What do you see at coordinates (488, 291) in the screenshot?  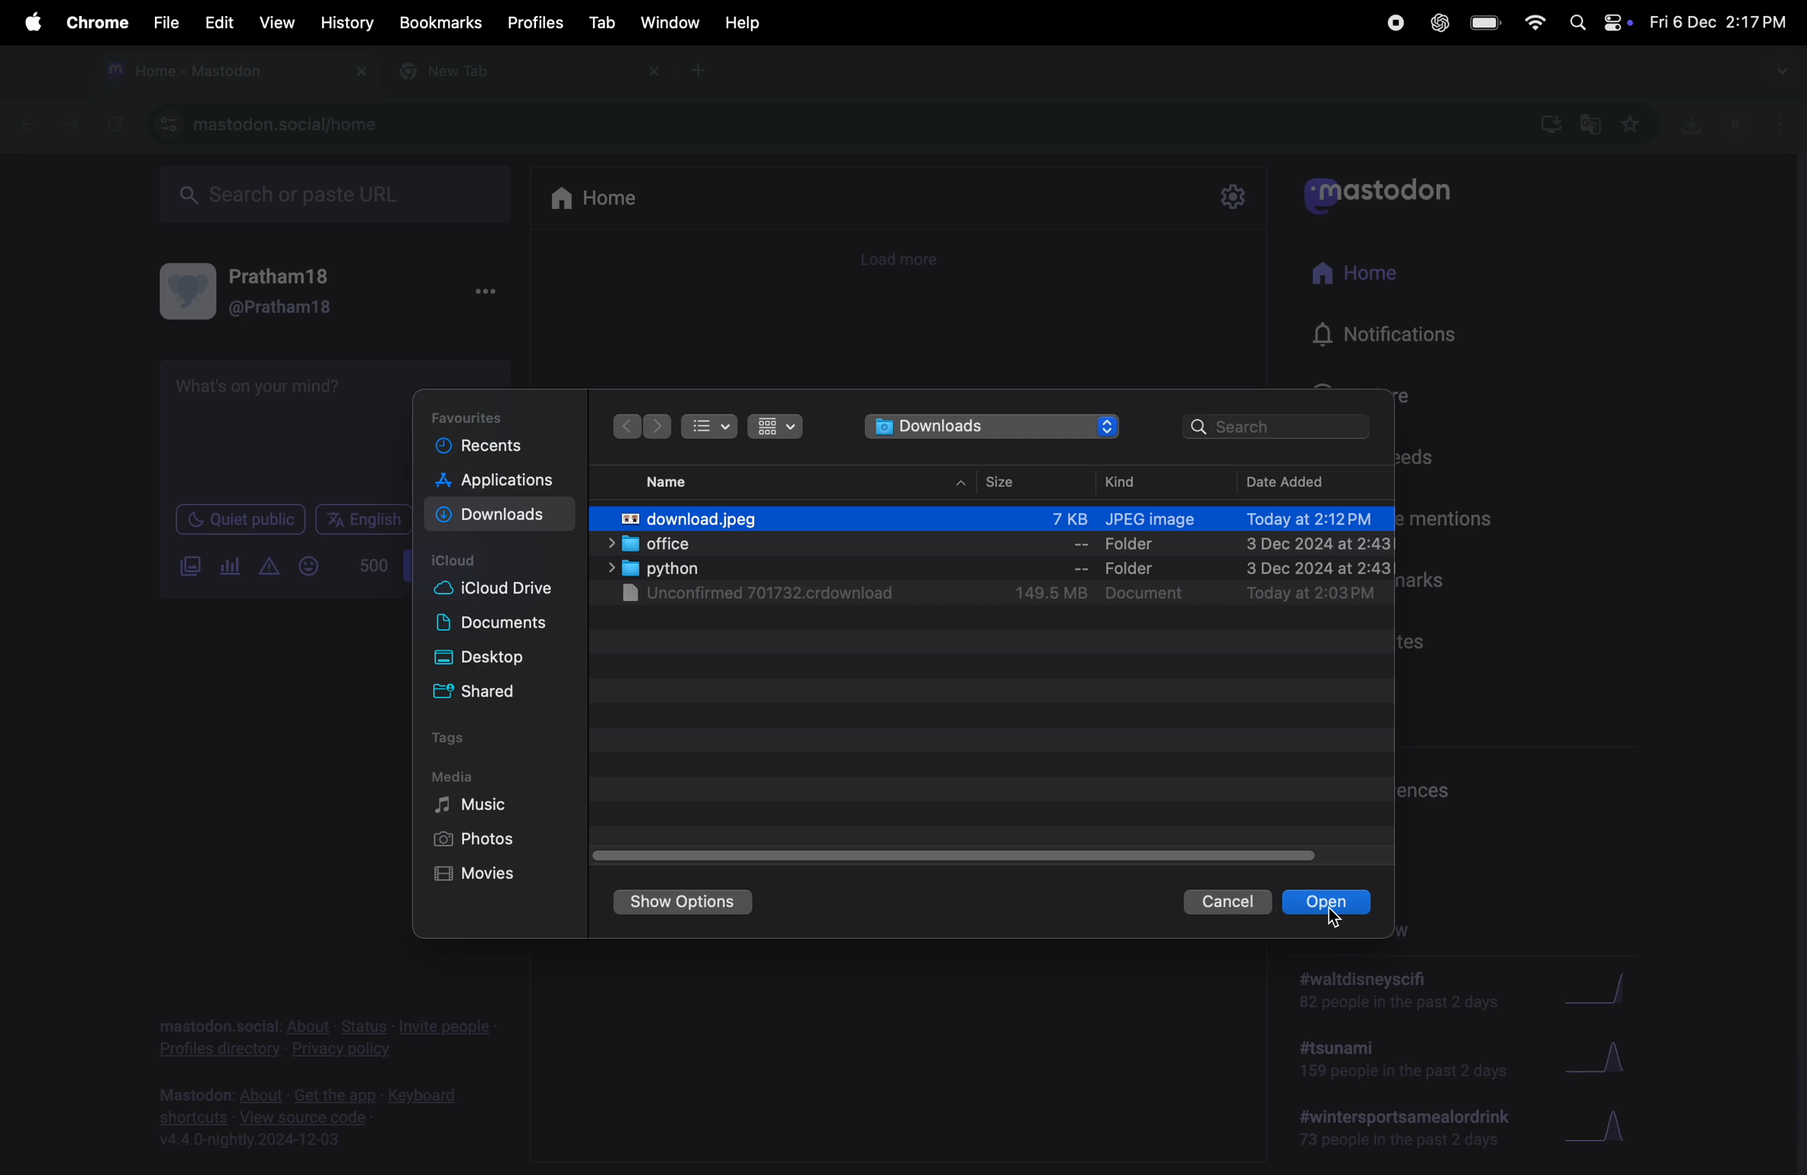 I see `options` at bounding box center [488, 291].